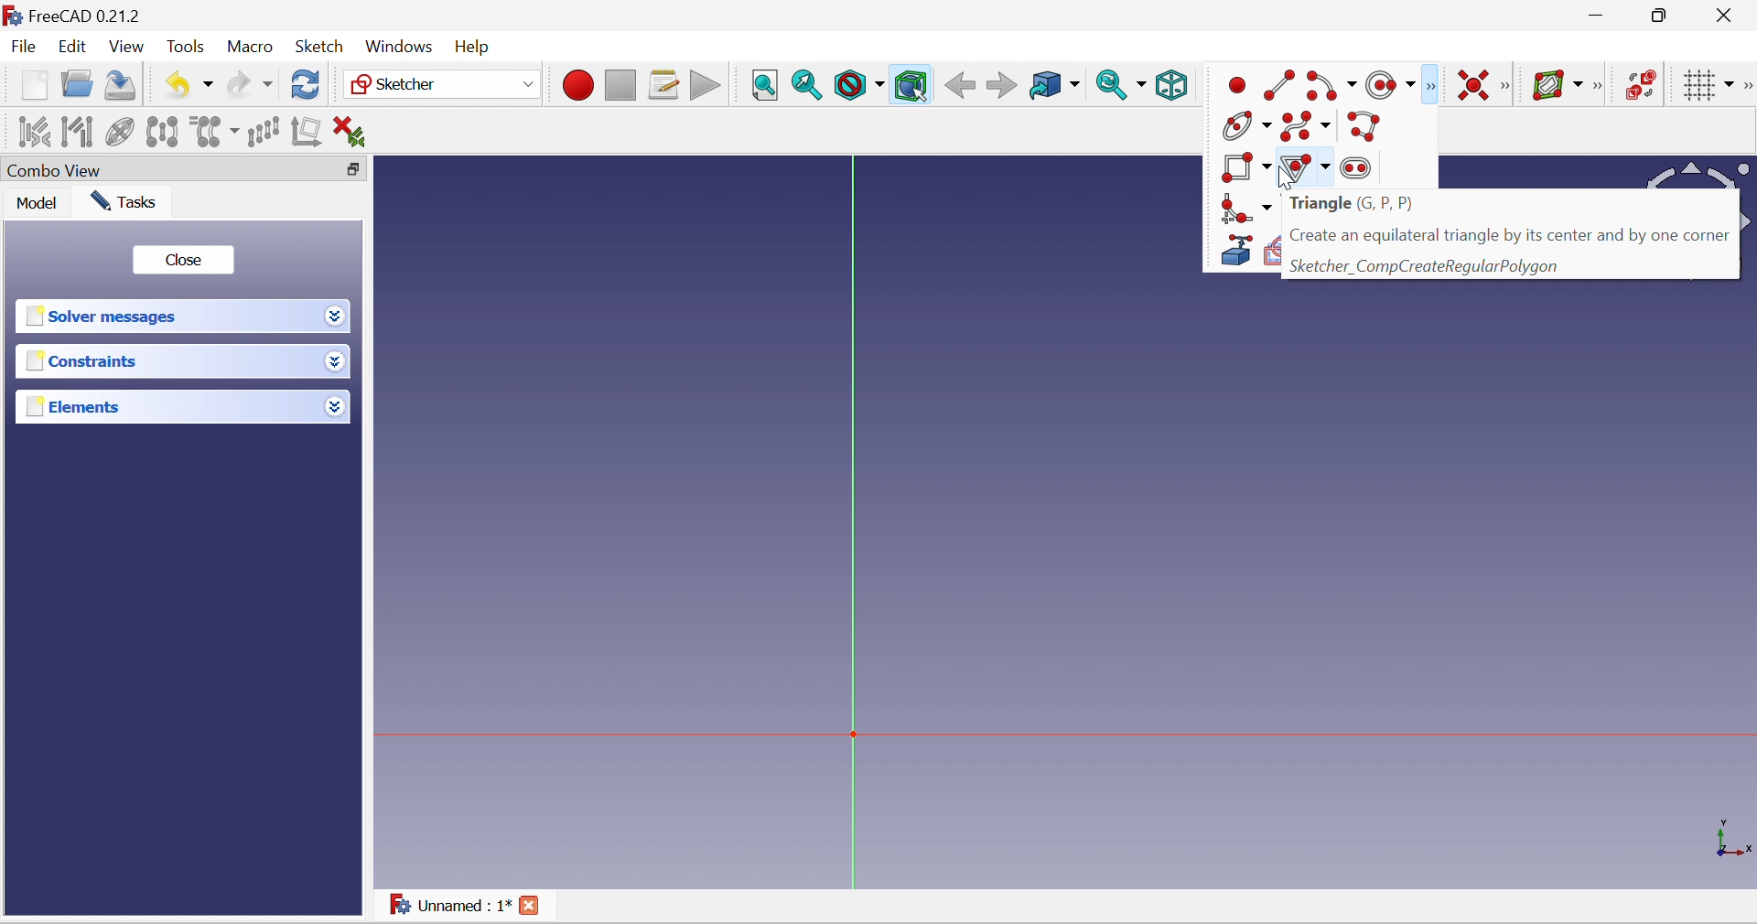 This screenshot has width=1757, height=924. I want to click on Macros, so click(664, 86).